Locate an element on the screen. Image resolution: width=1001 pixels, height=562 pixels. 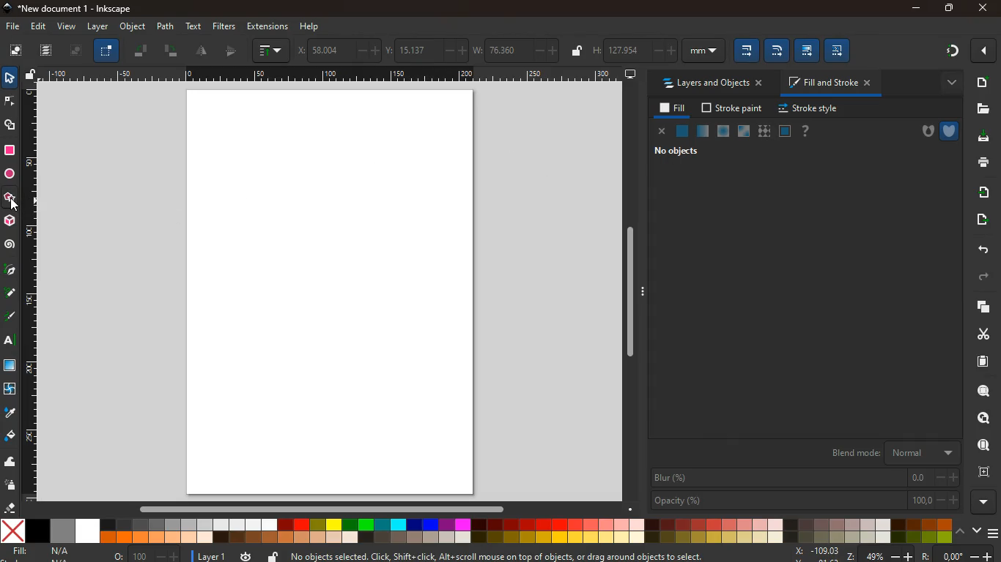
file is located at coordinates (14, 26).